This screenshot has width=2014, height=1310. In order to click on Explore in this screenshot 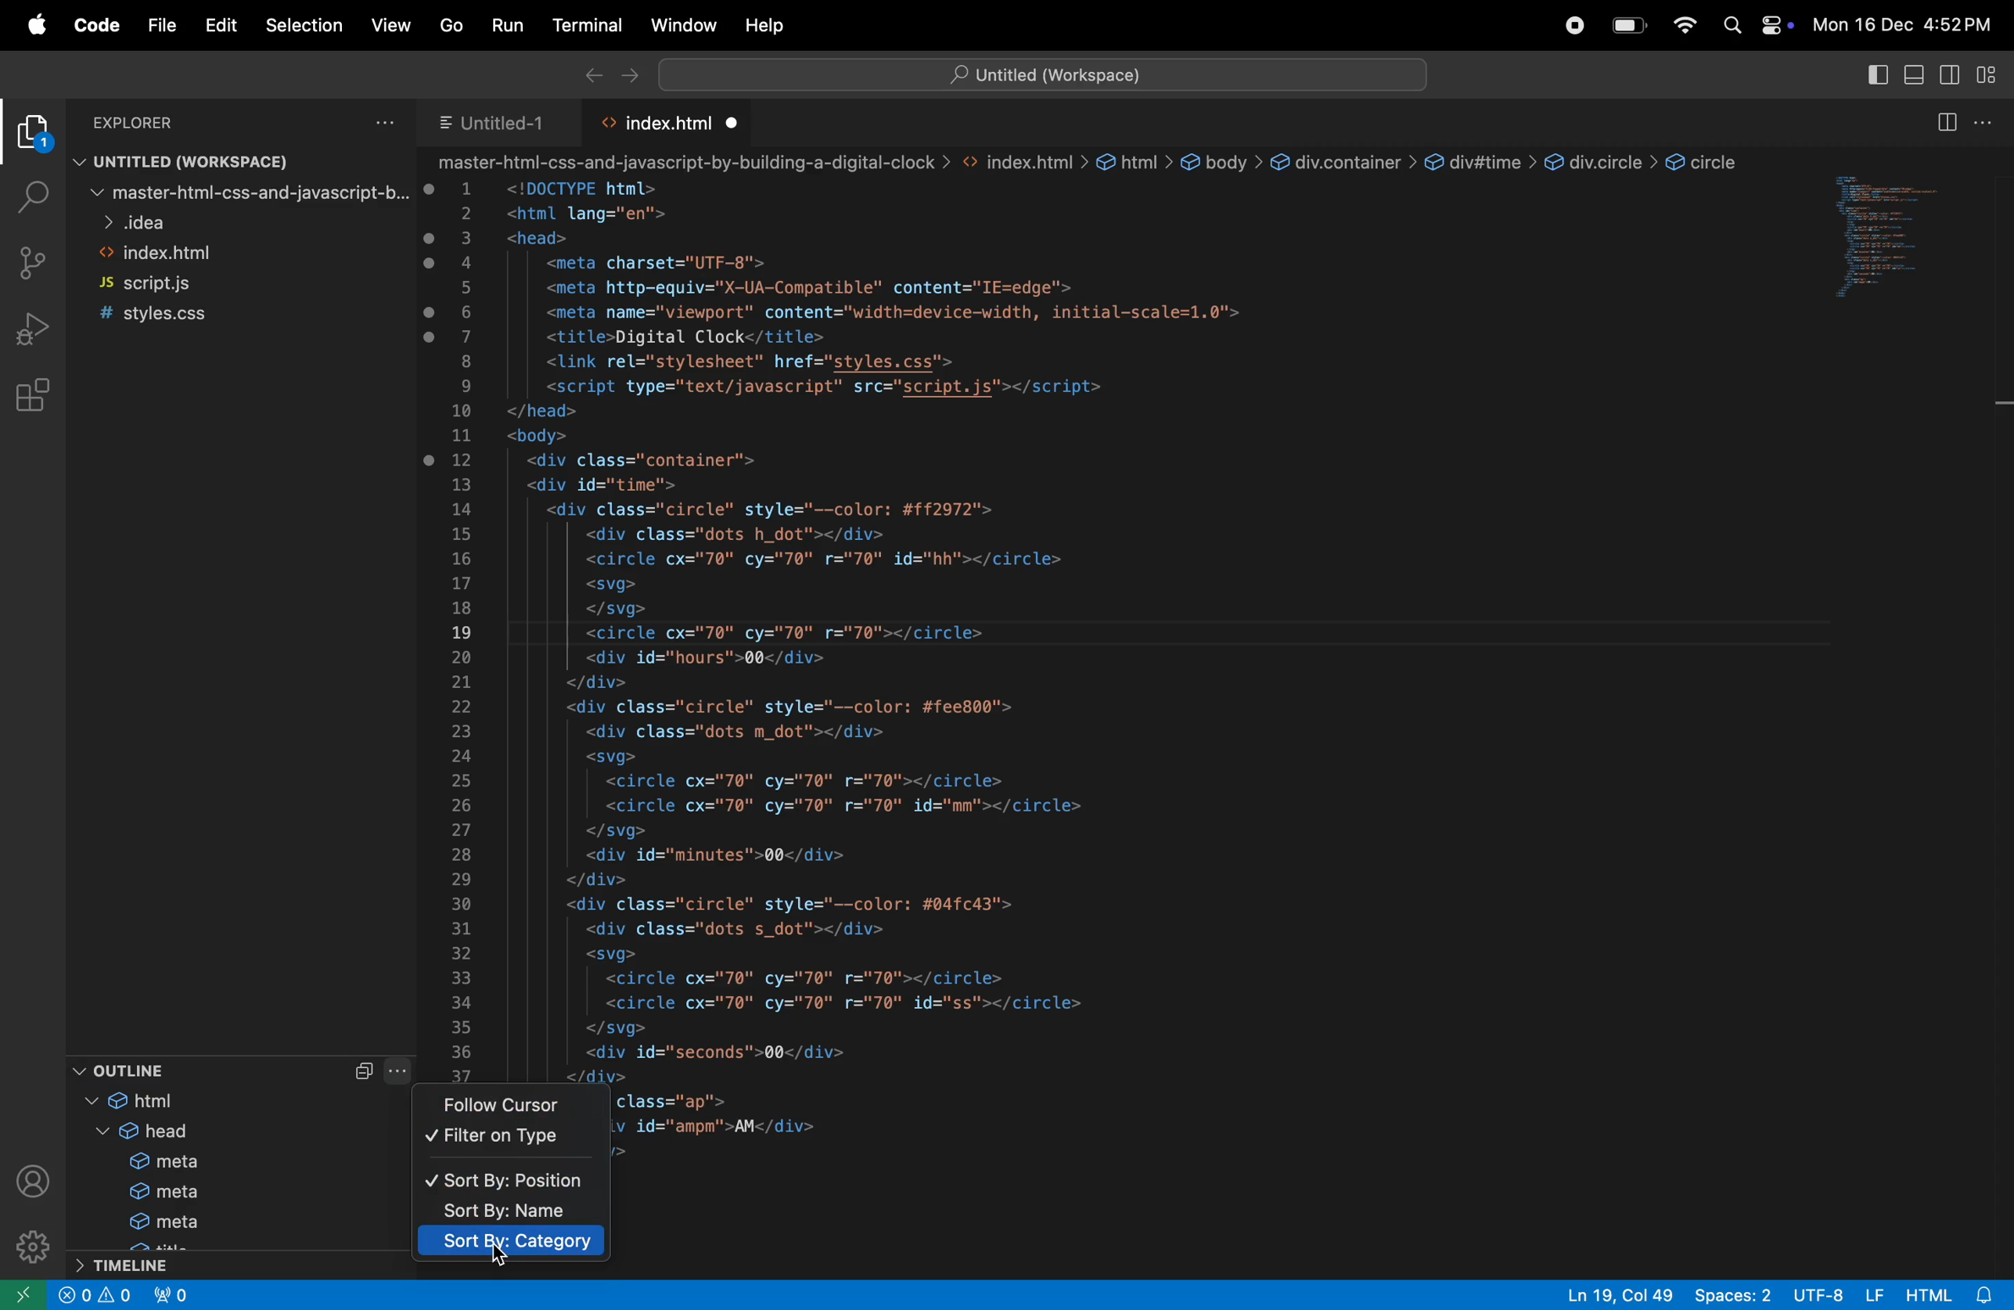, I will do `click(154, 123)`.